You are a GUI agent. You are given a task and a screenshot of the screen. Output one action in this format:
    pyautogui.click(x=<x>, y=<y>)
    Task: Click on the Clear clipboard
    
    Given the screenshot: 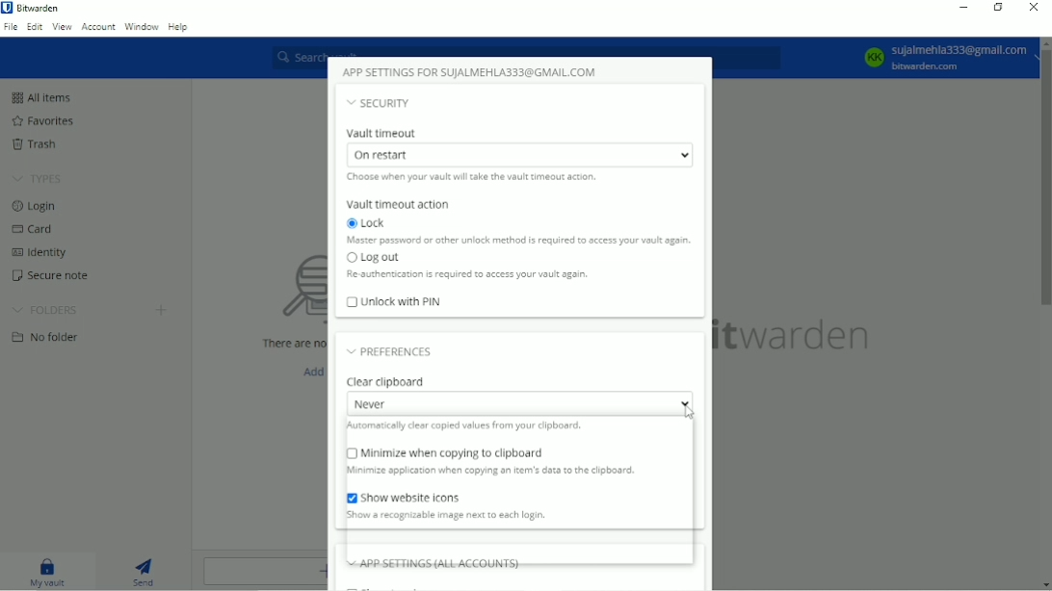 What is the action you would take?
    pyautogui.click(x=389, y=380)
    